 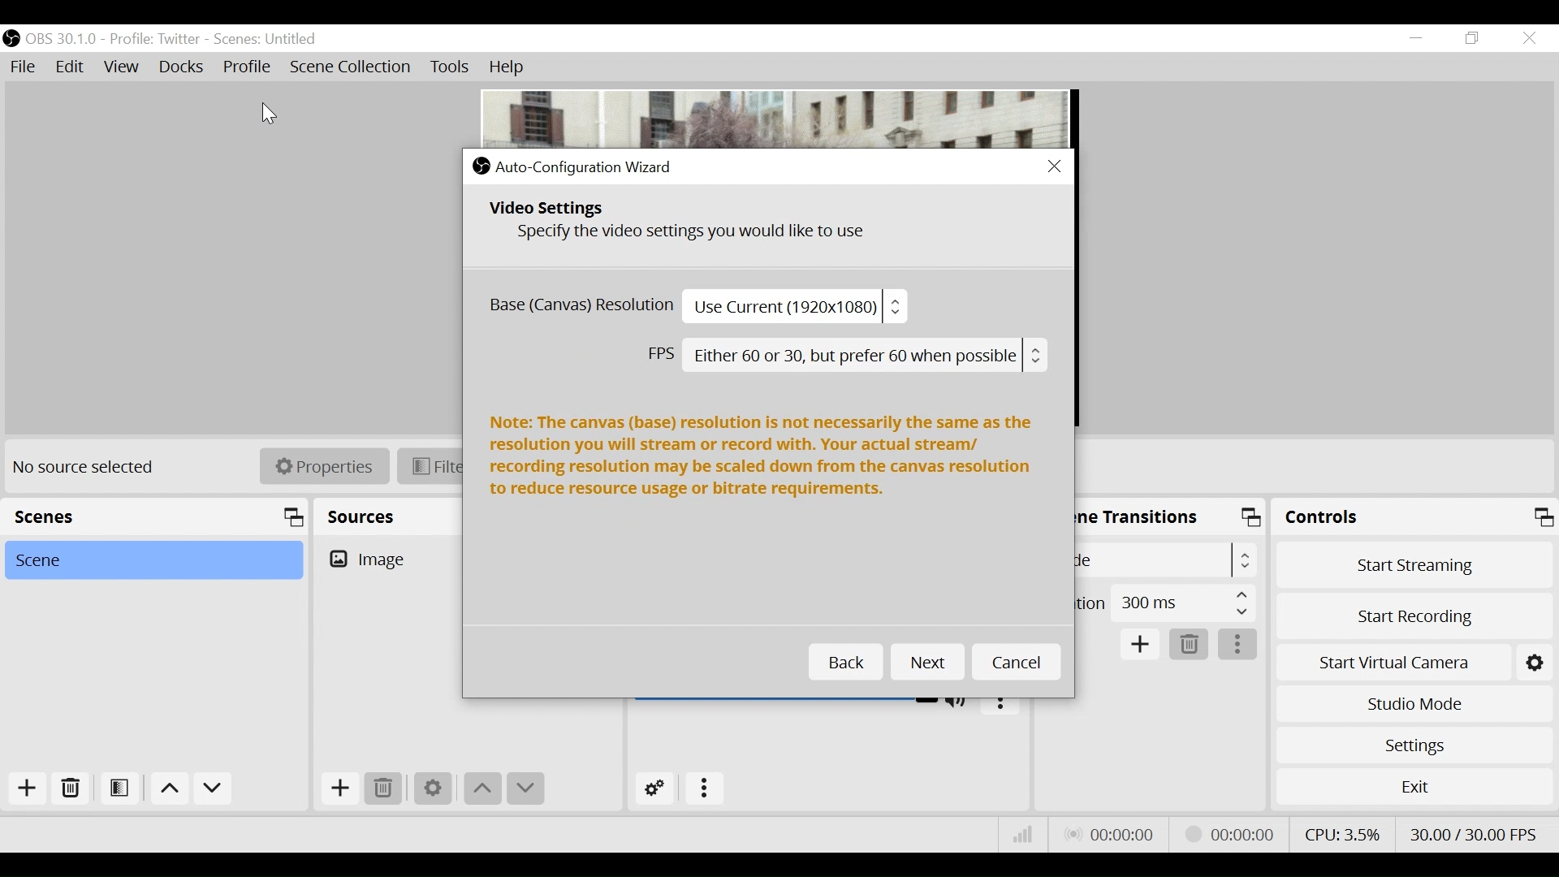 What do you see at coordinates (705, 789) in the screenshot?
I see `More Options` at bounding box center [705, 789].